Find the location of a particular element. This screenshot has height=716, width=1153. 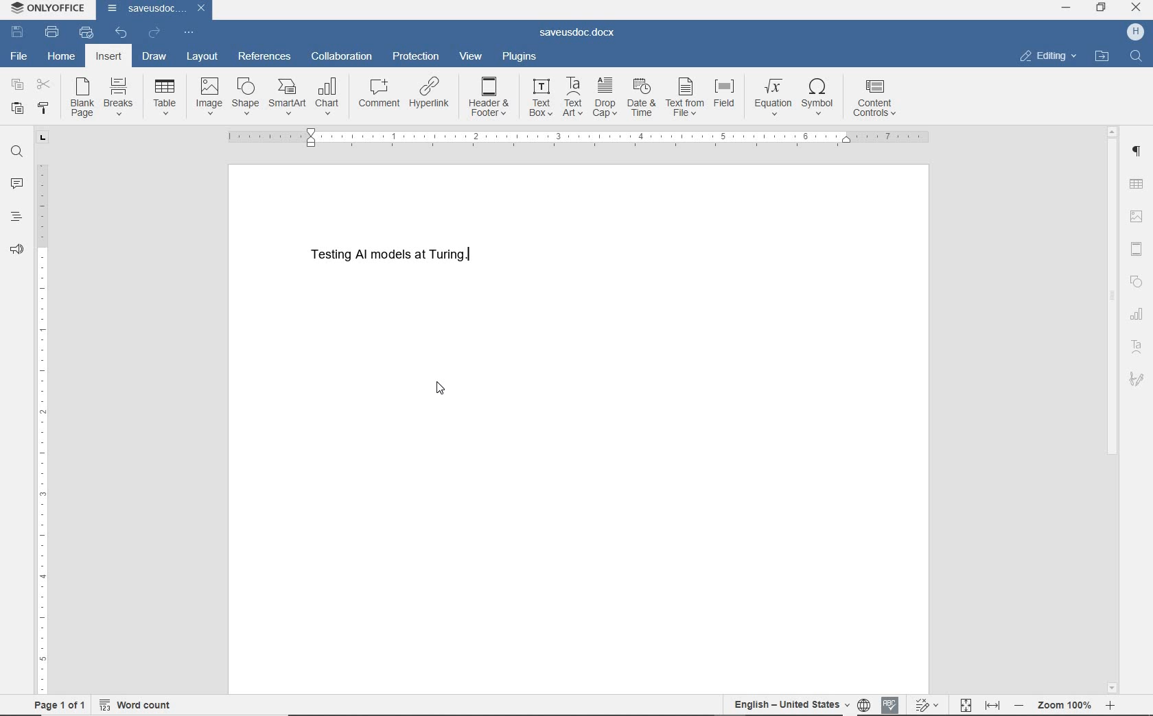

print file is located at coordinates (51, 34).